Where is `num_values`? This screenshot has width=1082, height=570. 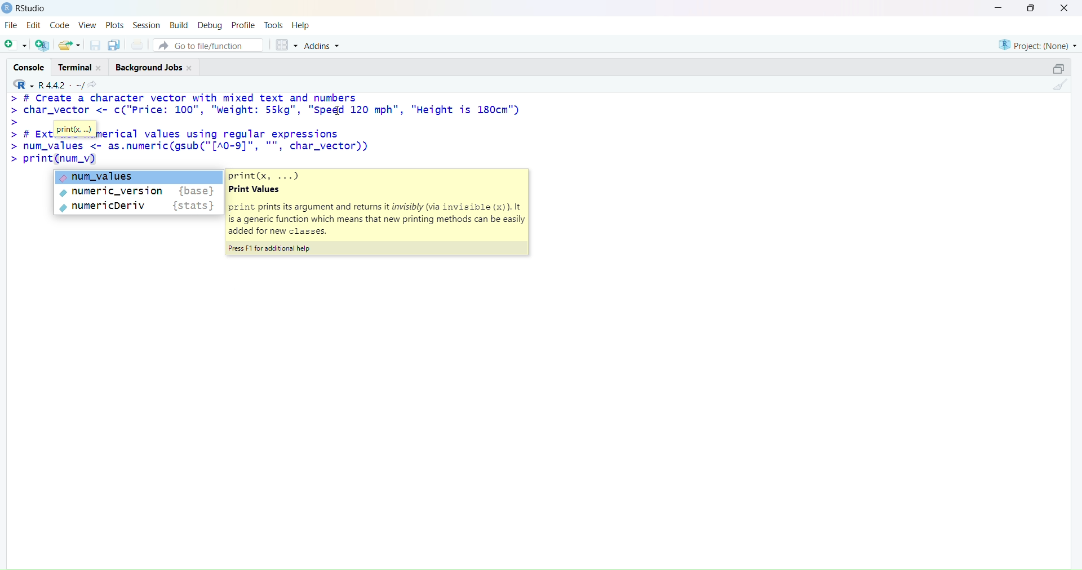 num_values is located at coordinates (140, 177).